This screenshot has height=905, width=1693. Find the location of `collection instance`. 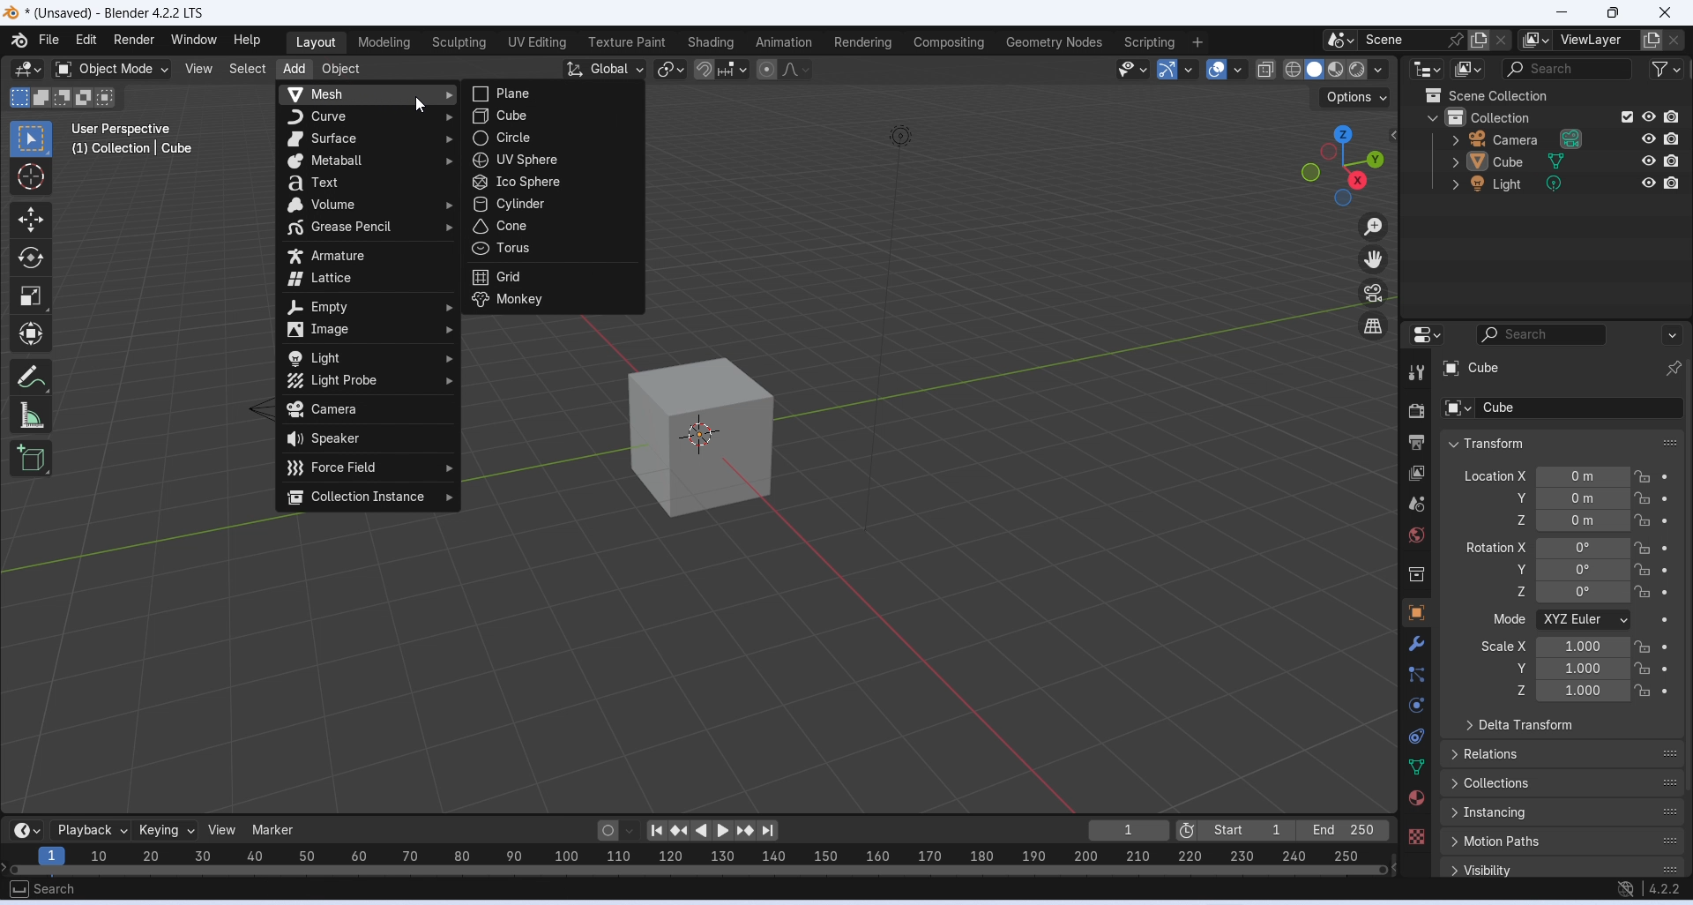

collection instance is located at coordinates (368, 497).